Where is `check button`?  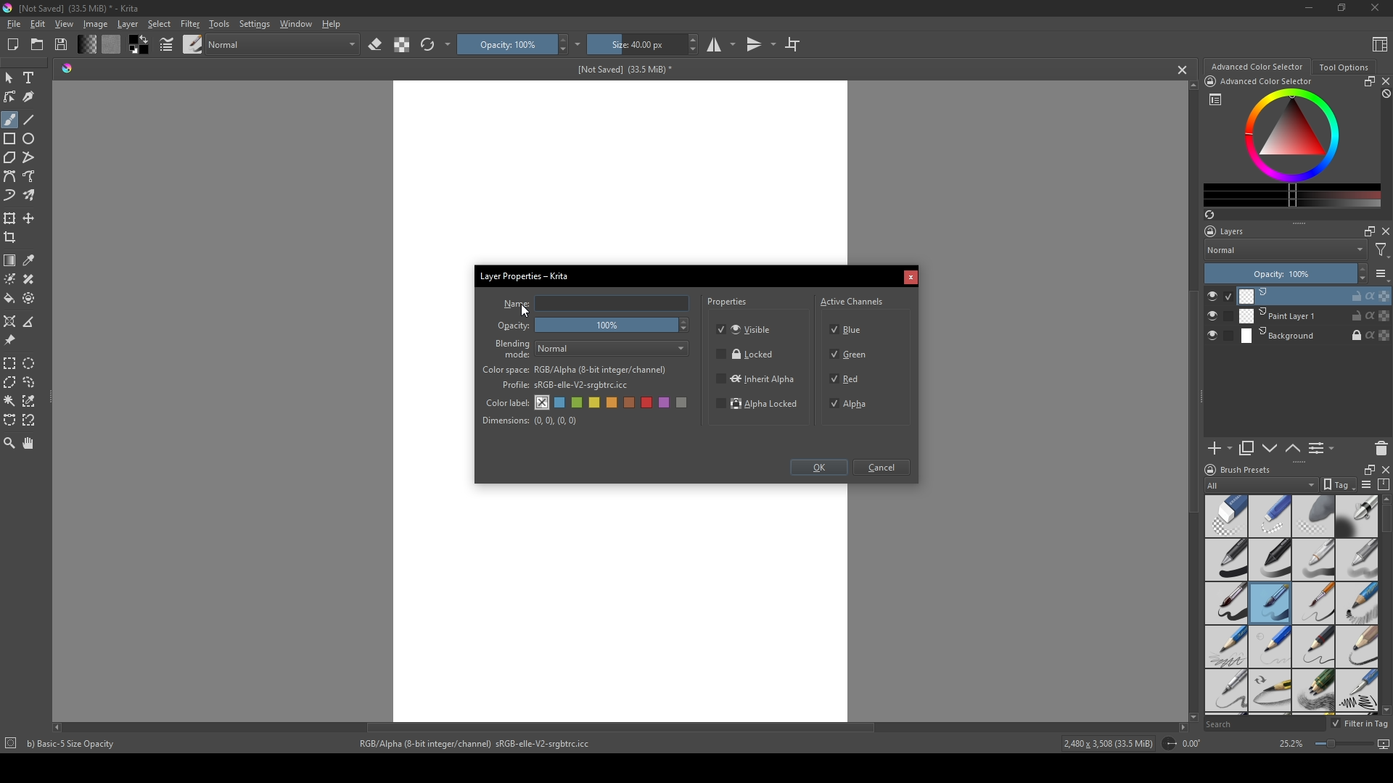 check button is located at coordinates (1220, 316).